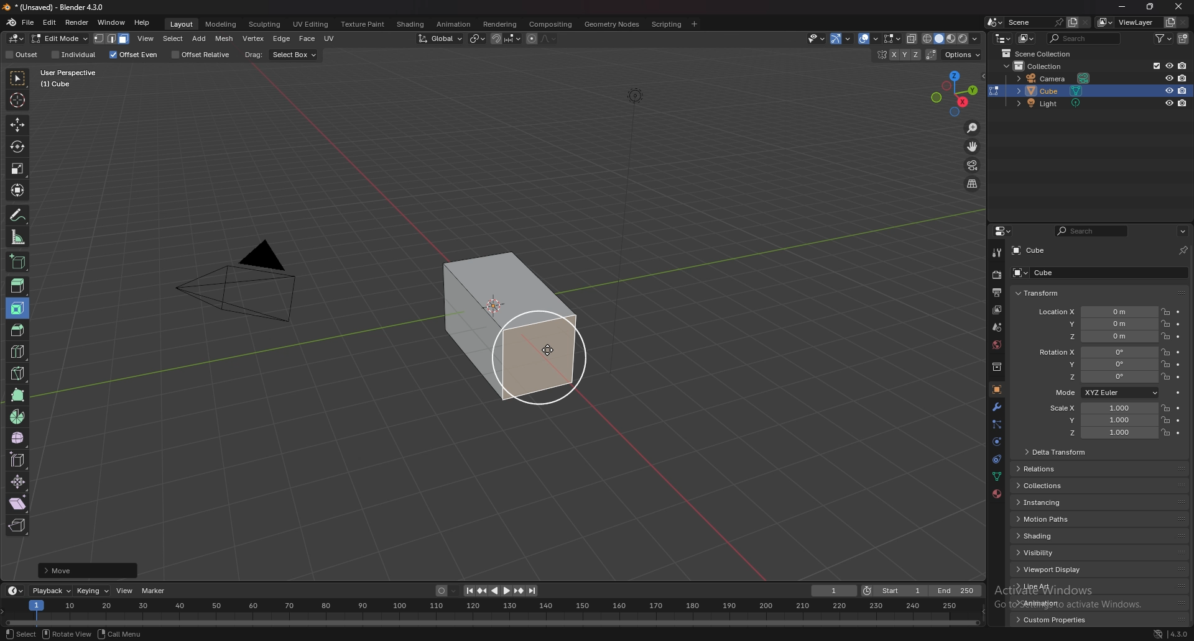  Describe the element at coordinates (78, 78) in the screenshot. I see `info` at that location.